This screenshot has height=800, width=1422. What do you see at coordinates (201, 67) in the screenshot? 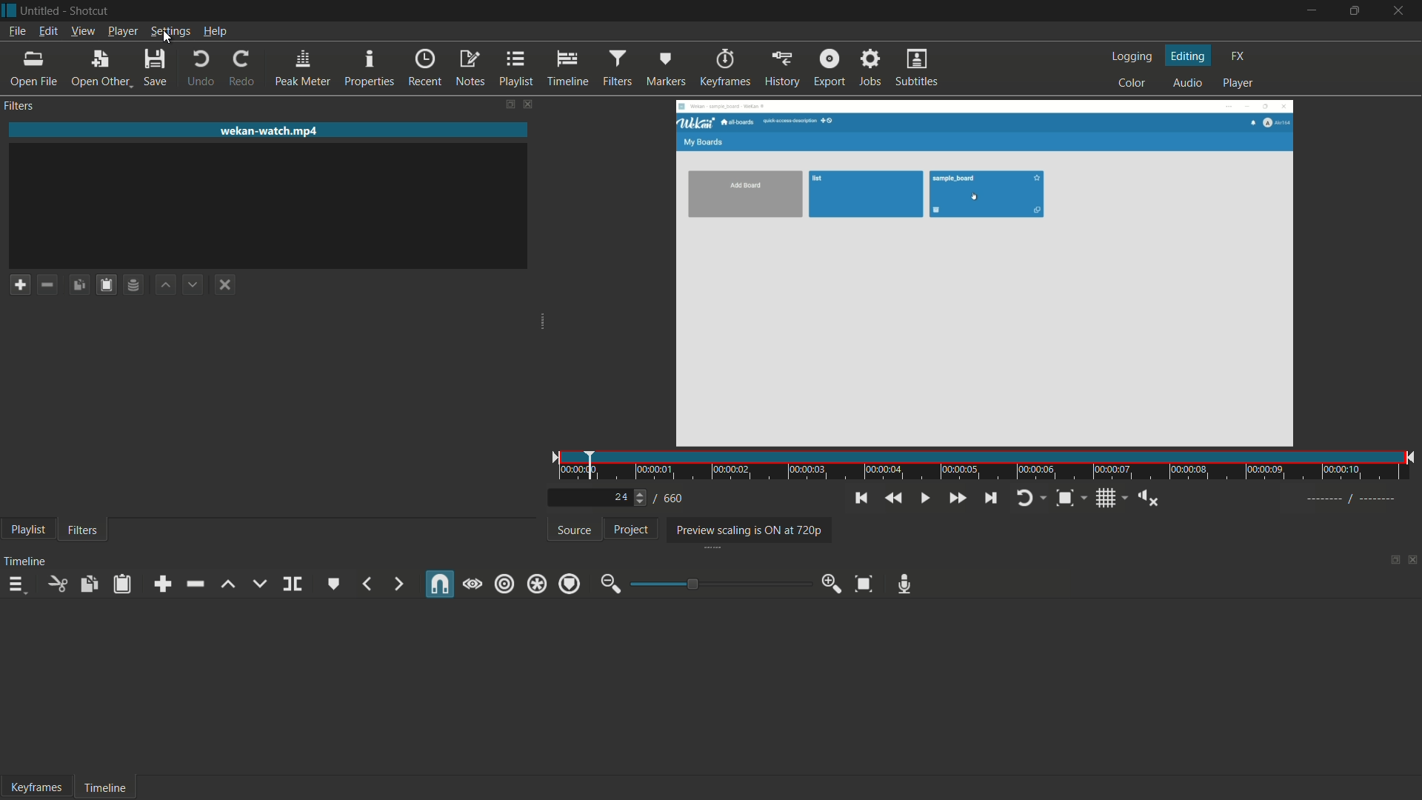
I see `undo` at bounding box center [201, 67].